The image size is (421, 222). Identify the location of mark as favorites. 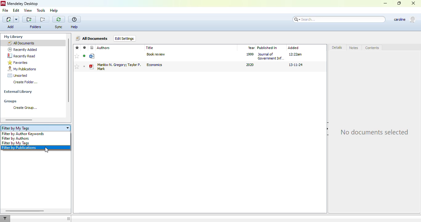
(77, 67).